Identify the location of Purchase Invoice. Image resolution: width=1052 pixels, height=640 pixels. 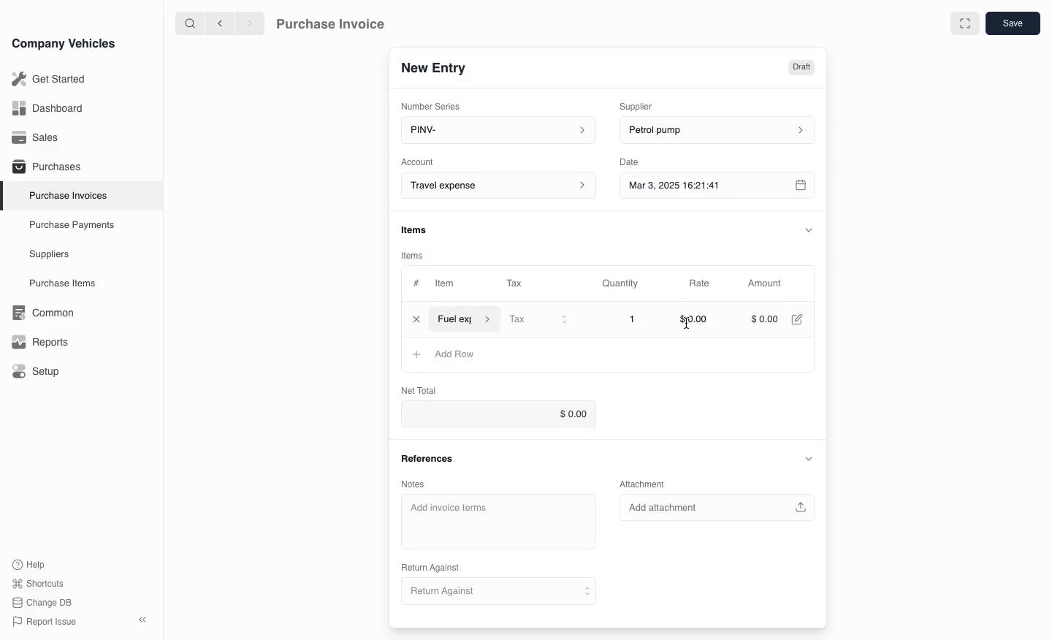
(340, 23).